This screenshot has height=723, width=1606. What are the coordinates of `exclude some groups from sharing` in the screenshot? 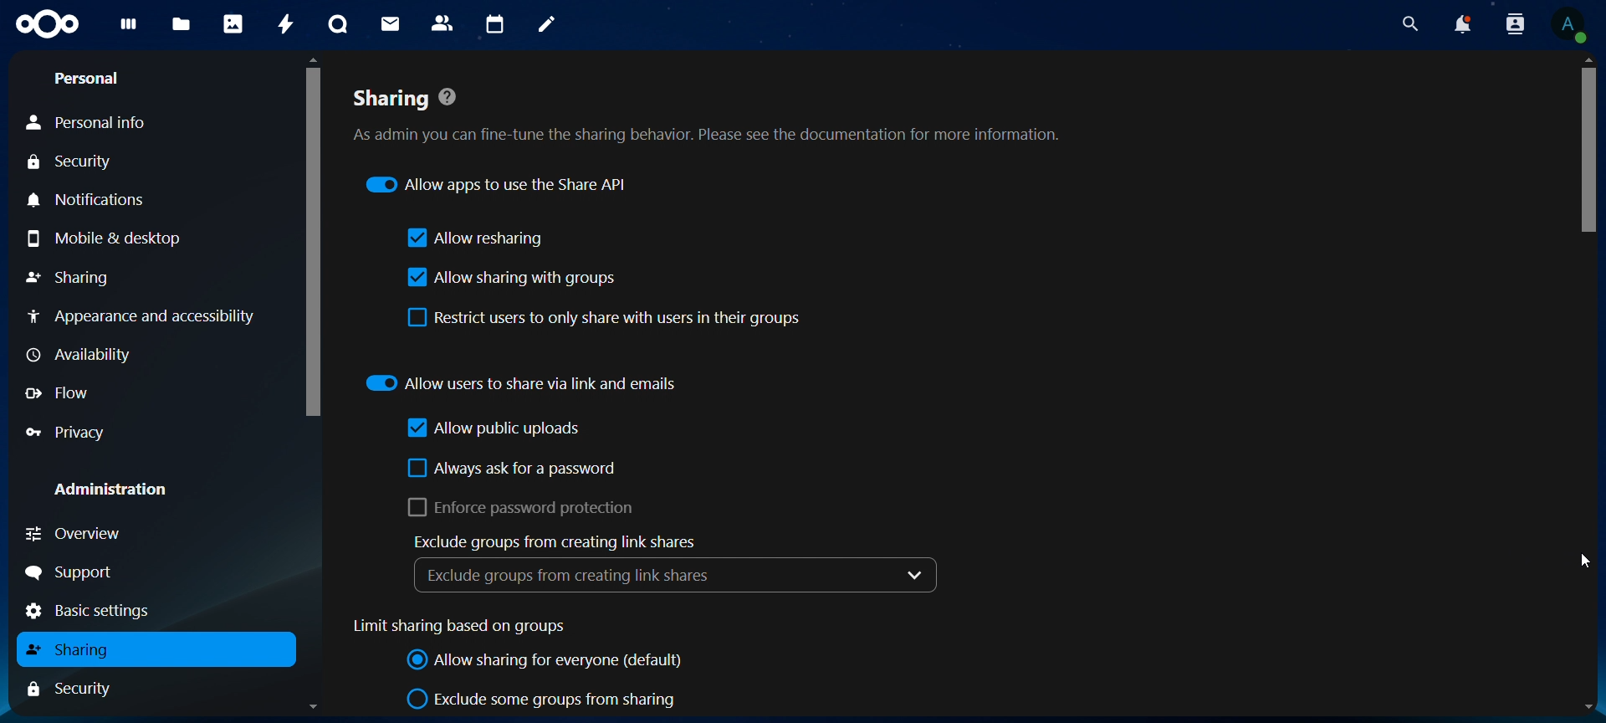 It's located at (549, 700).